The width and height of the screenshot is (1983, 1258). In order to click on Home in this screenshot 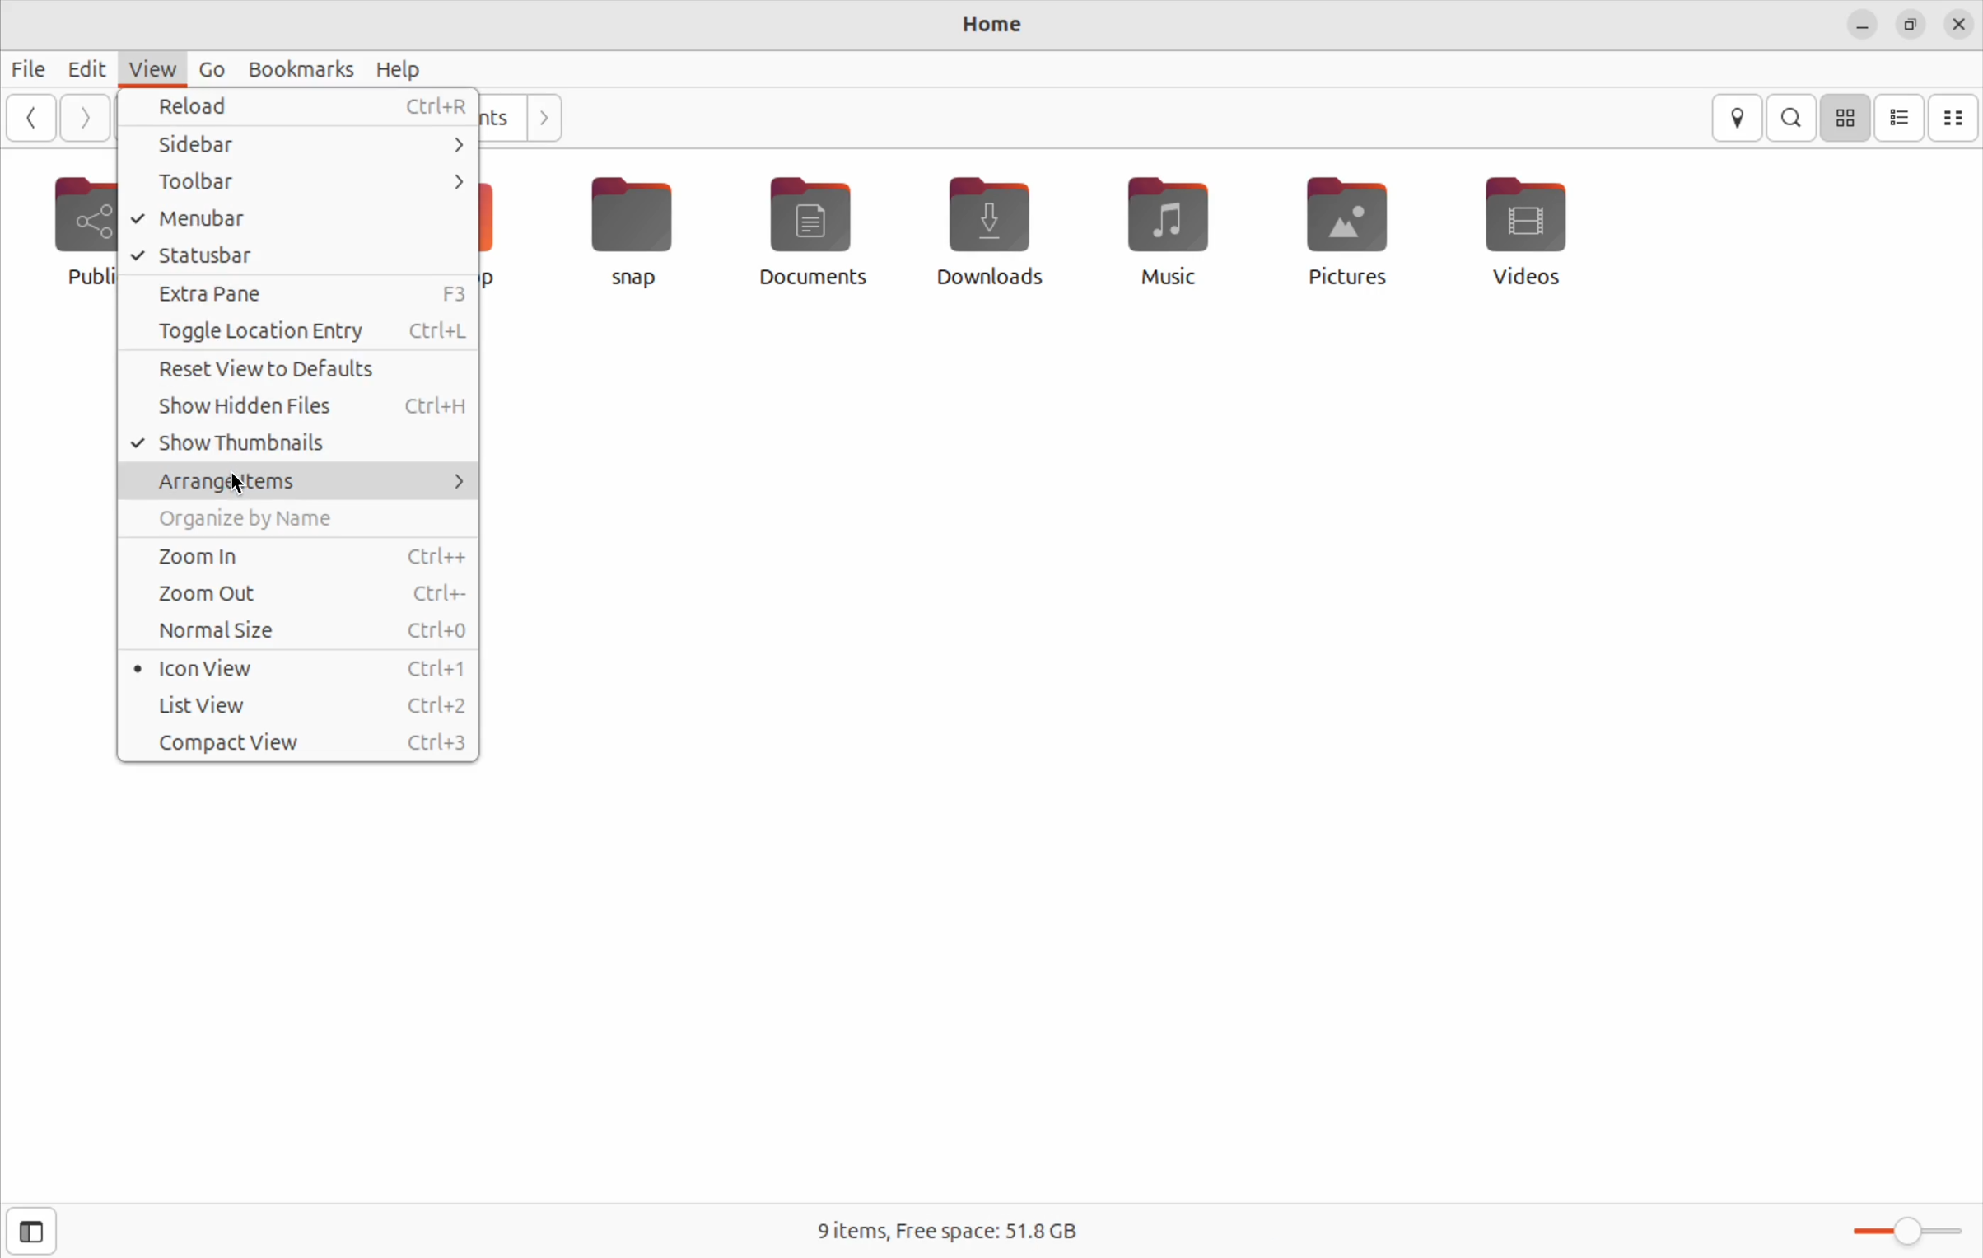, I will do `click(993, 27)`.